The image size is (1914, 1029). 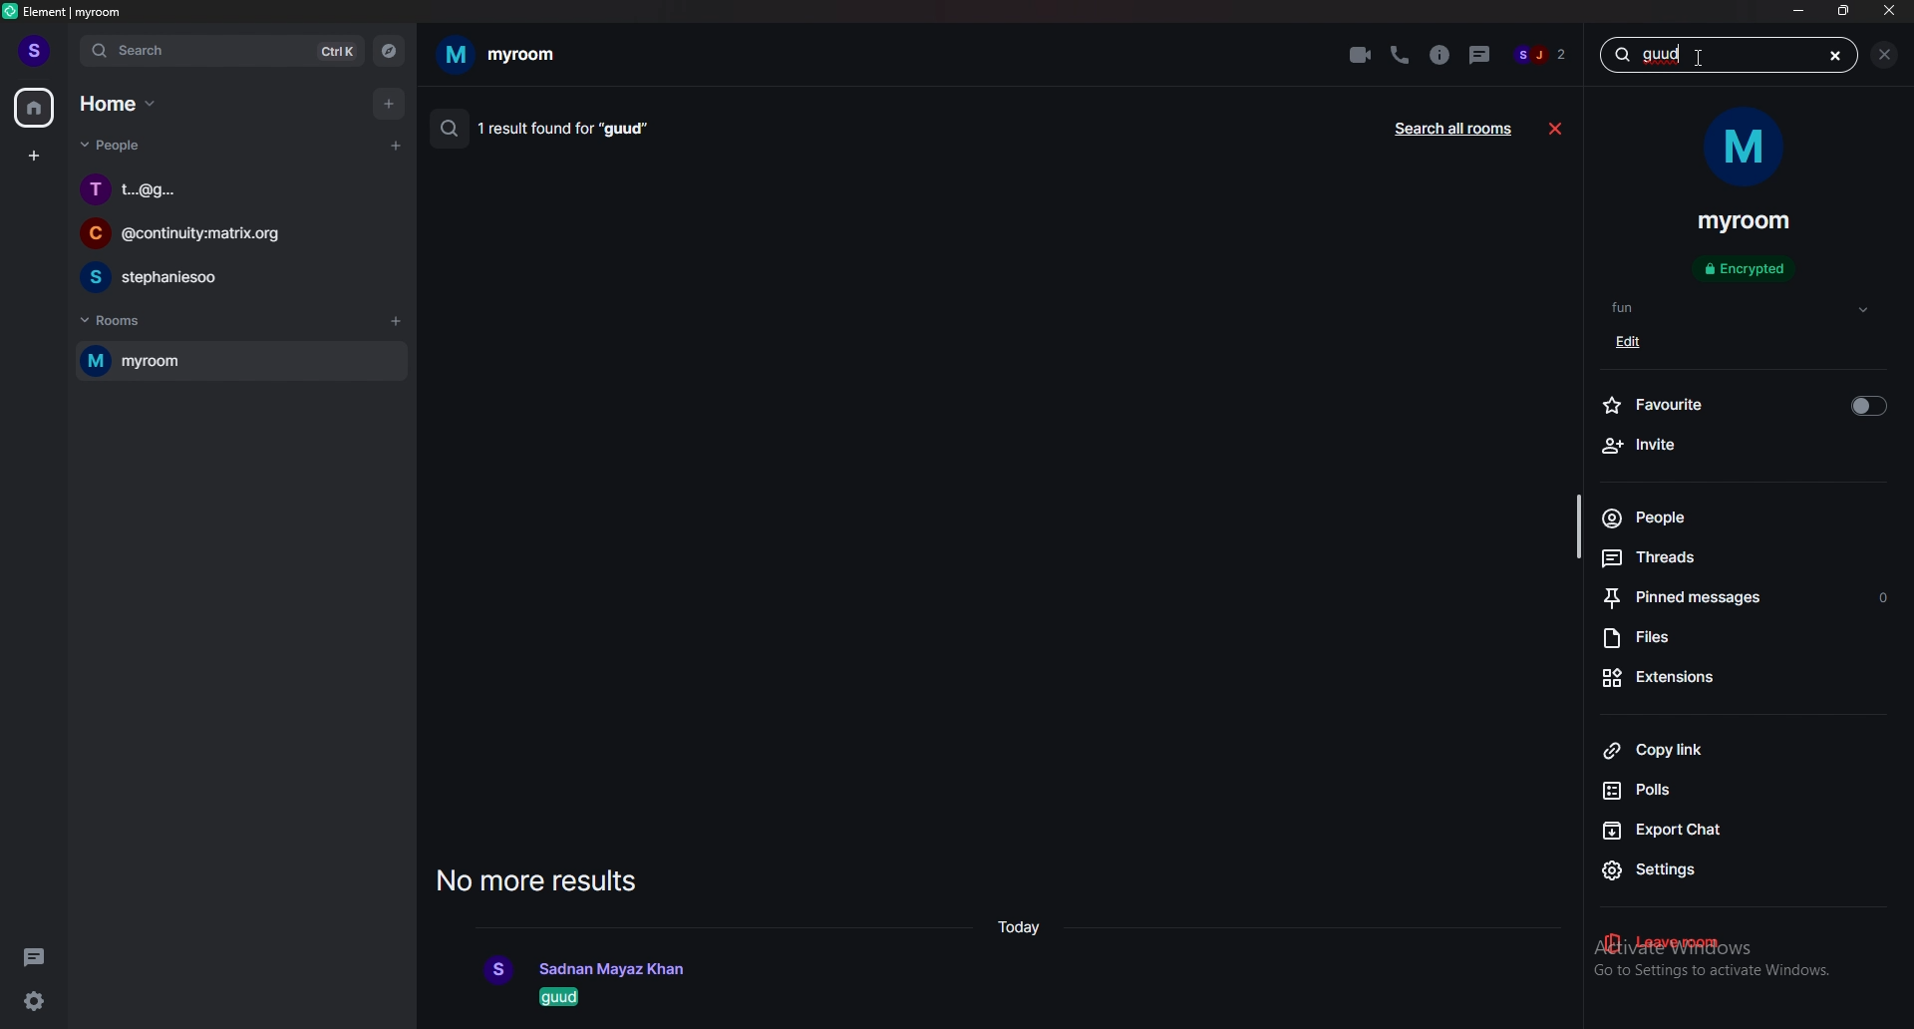 What do you see at coordinates (1434, 56) in the screenshot?
I see `room info` at bounding box center [1434, 56].